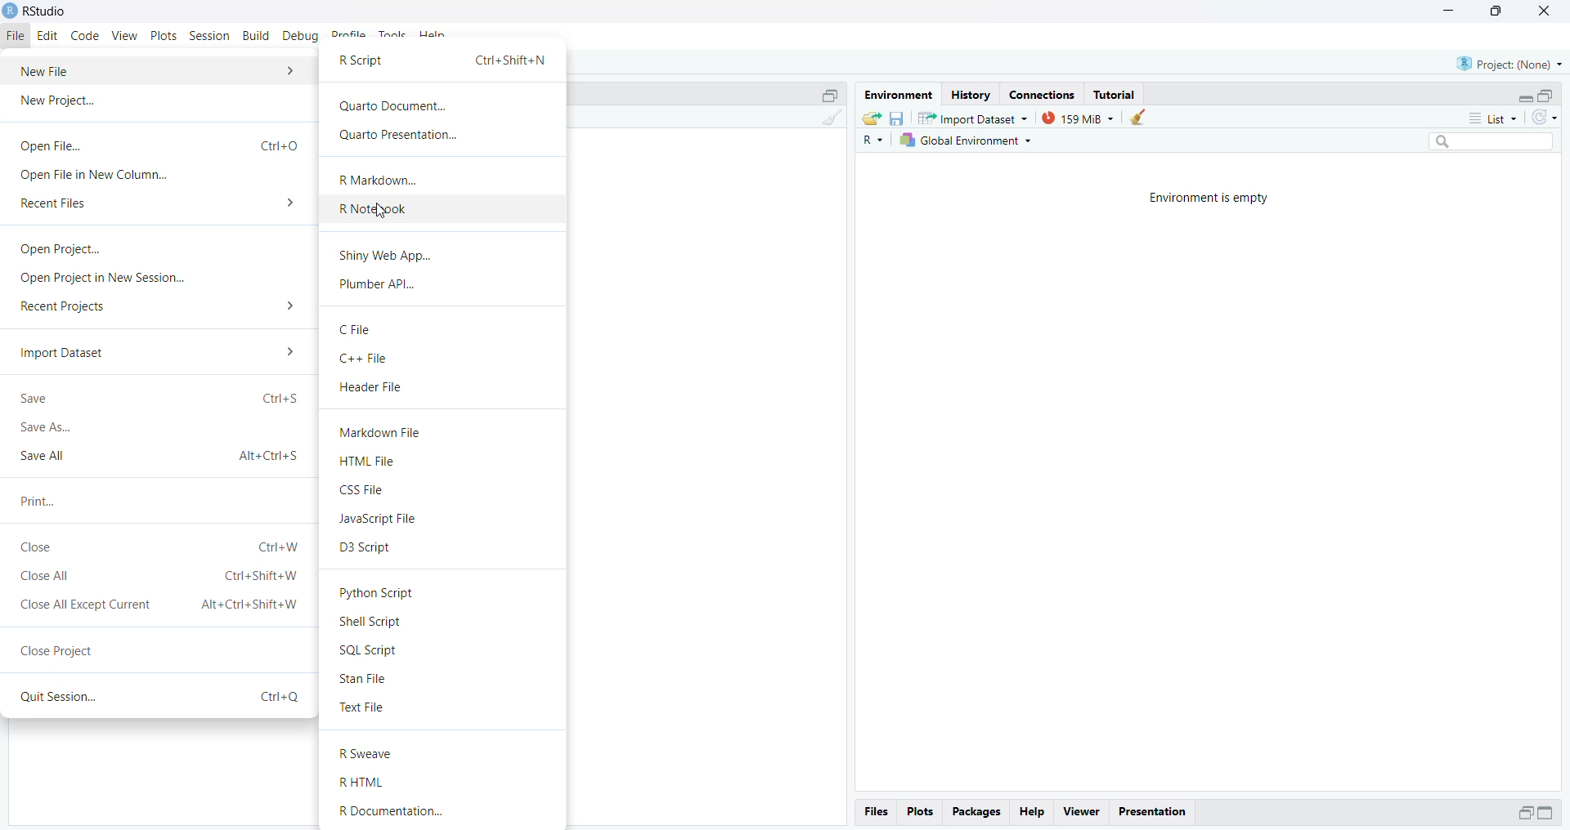 The image size is (1570, 830). What do you see at coordinates (1047, 94) in the screenshot?
I see `connections` at bounding box center [1047, 94].